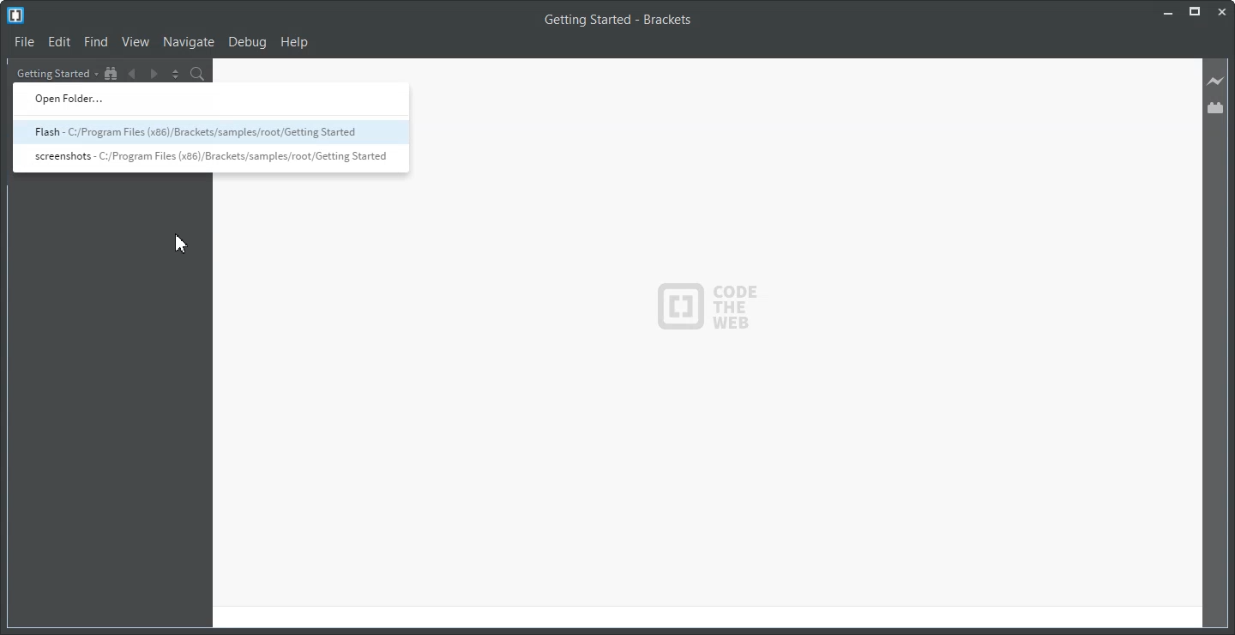 This screenshot has width=1235, height=635. Describe the element at coordinates (111, 74) in the screenshot. I see `Show in file tree` at that location.